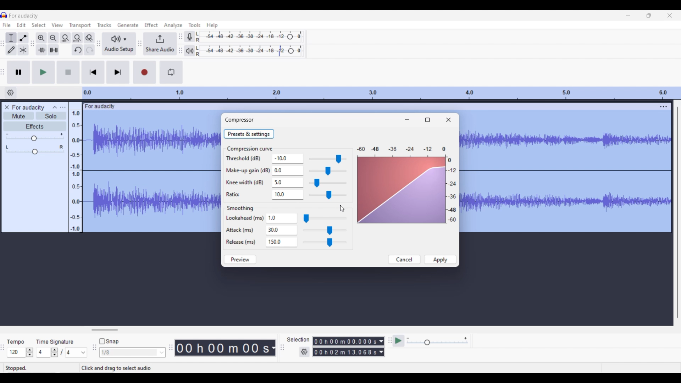 This screenshot has width=681, height=383. I want to click on Pause, so click(19, 72).